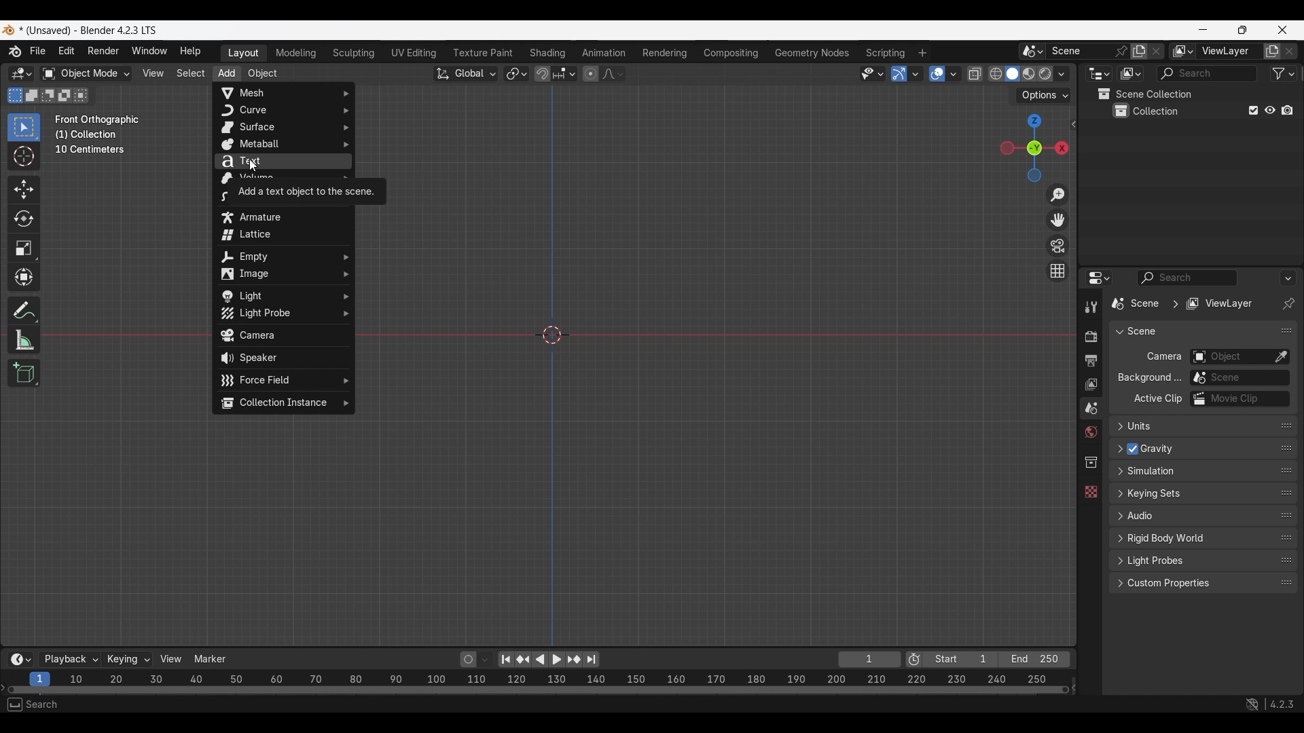 This screenshot has width=1304, height=733. Describe the element at coordinates (48, 96) in the screenshot. I see `Subtract existing selection` at that location.